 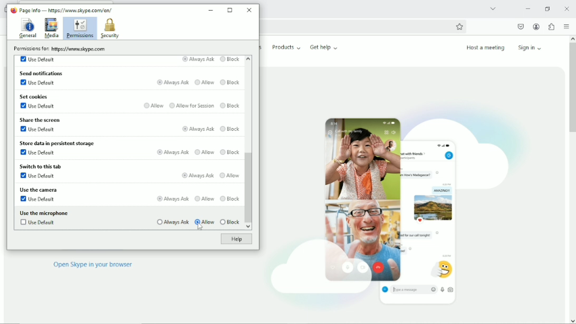 I want to click on scroll down, so click(x=572, y=320).